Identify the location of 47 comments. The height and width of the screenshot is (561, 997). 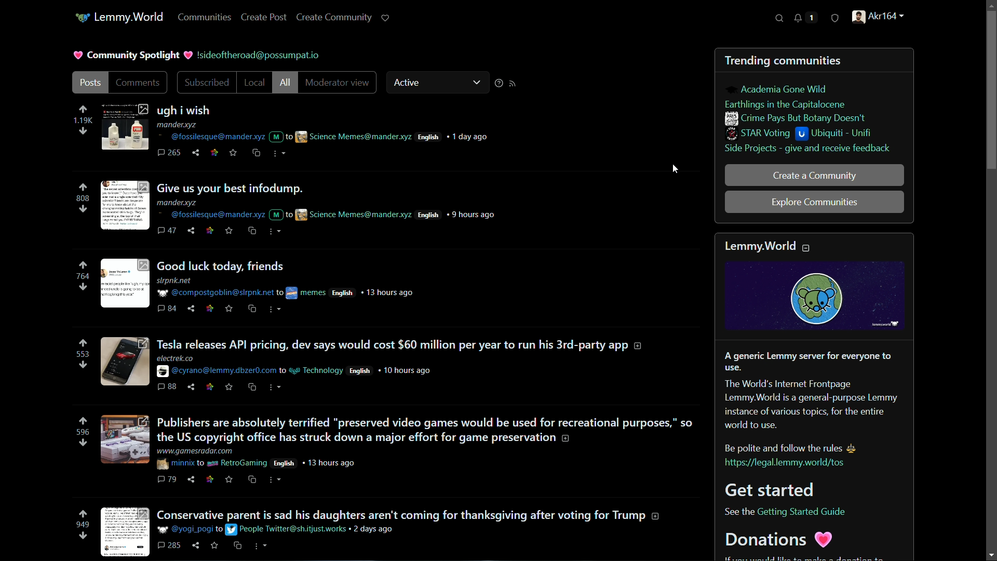
(167, 231).